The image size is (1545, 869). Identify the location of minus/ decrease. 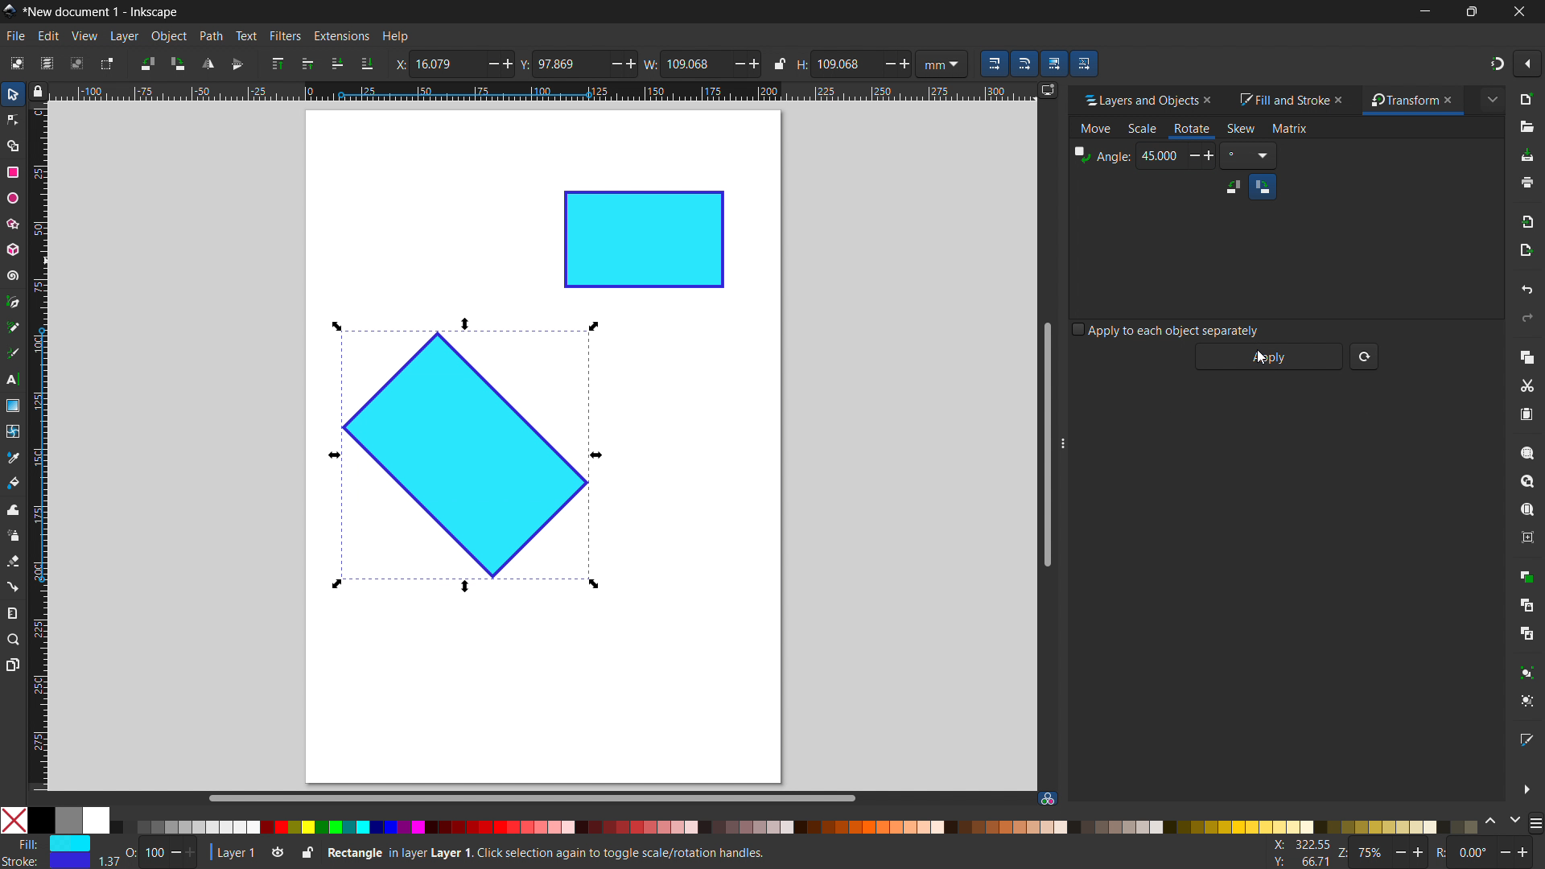
(486, 64).